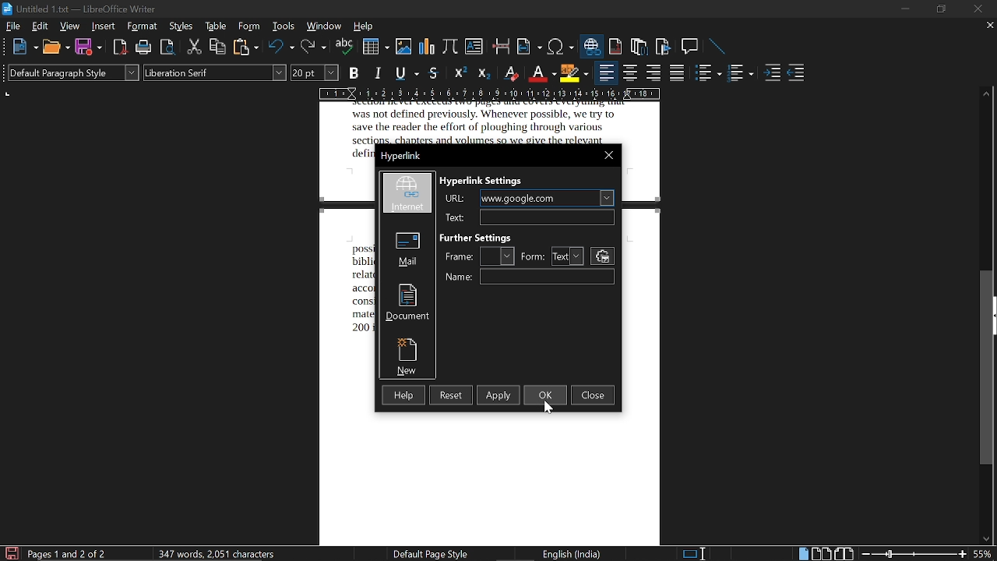 The image size is (997, 561). I want to click on view, so click(70, 26).